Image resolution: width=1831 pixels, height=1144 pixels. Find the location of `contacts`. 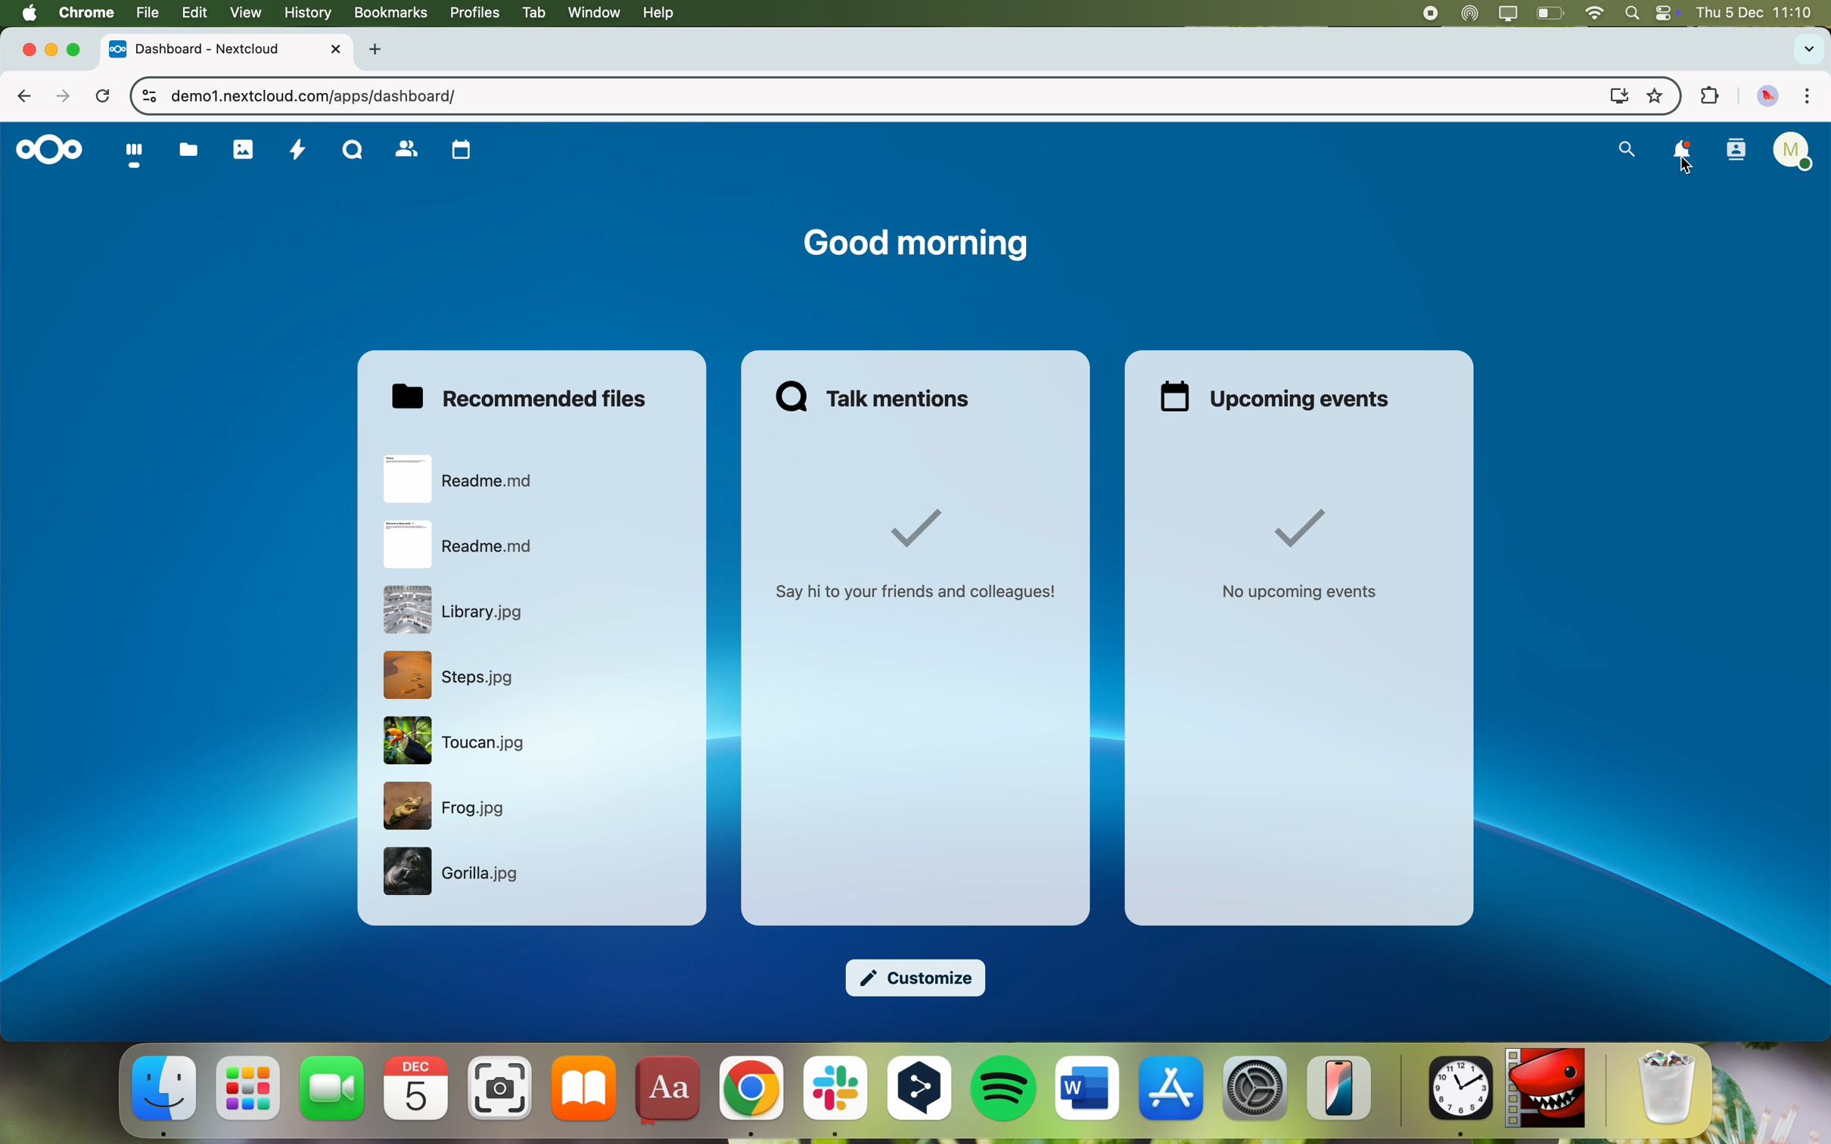

contacts is located at coordinates (406, 151).